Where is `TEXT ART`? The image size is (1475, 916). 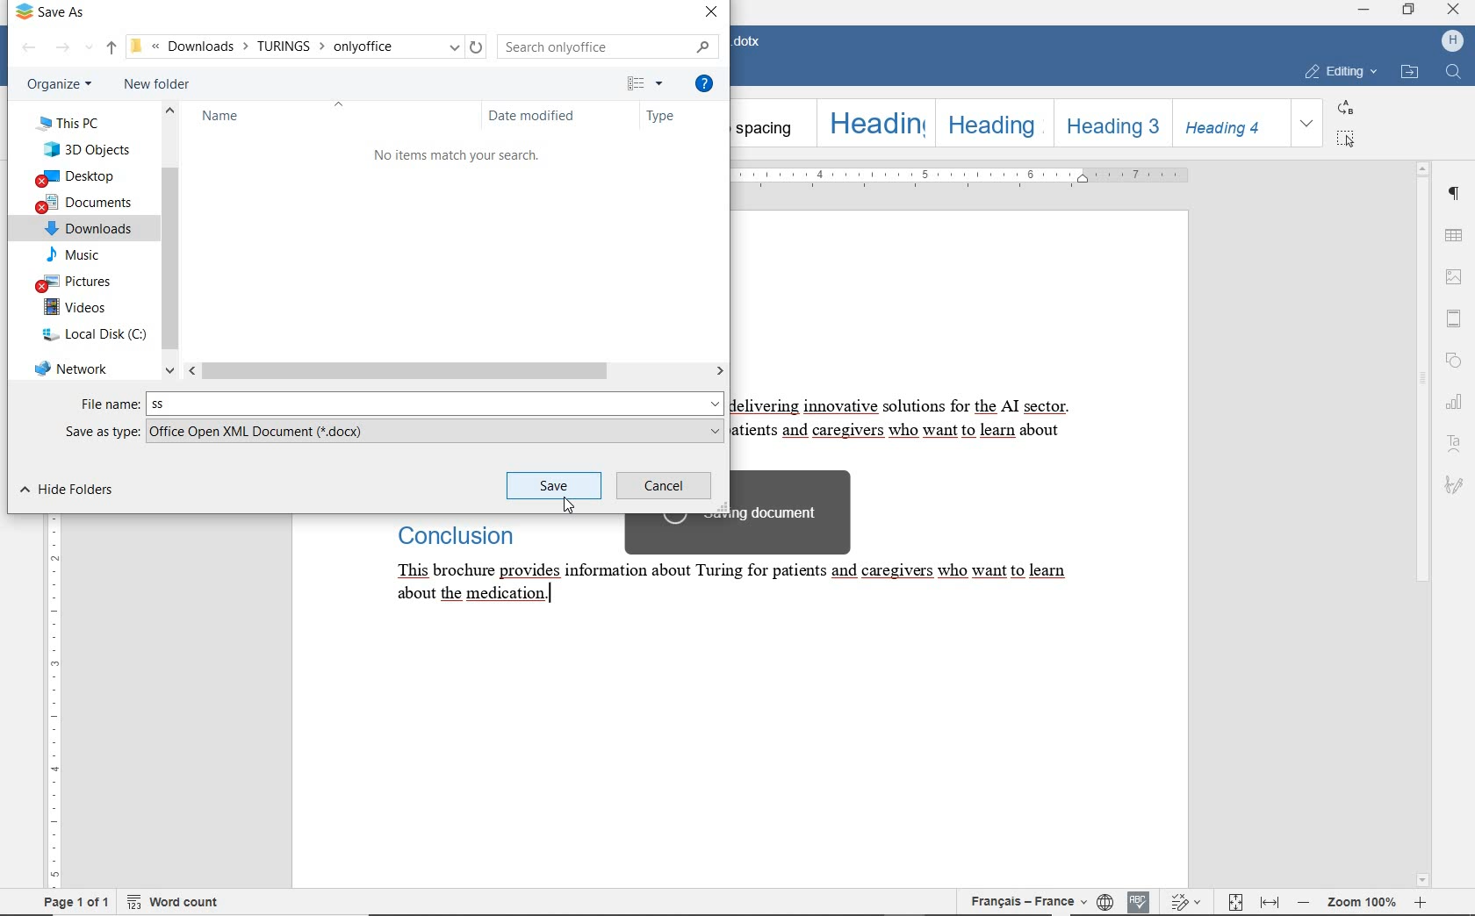
TEXT ART is located at coordinates (1456, 441).